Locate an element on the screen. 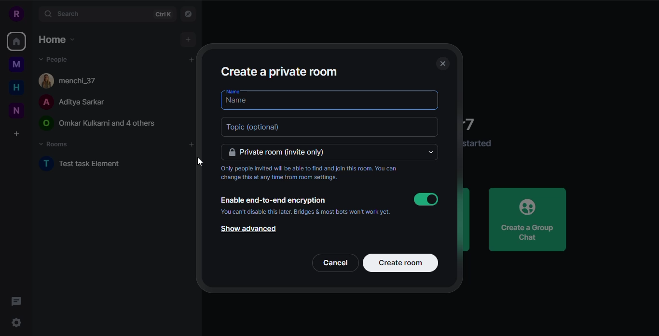  profile is located at coordinates (15, 13).